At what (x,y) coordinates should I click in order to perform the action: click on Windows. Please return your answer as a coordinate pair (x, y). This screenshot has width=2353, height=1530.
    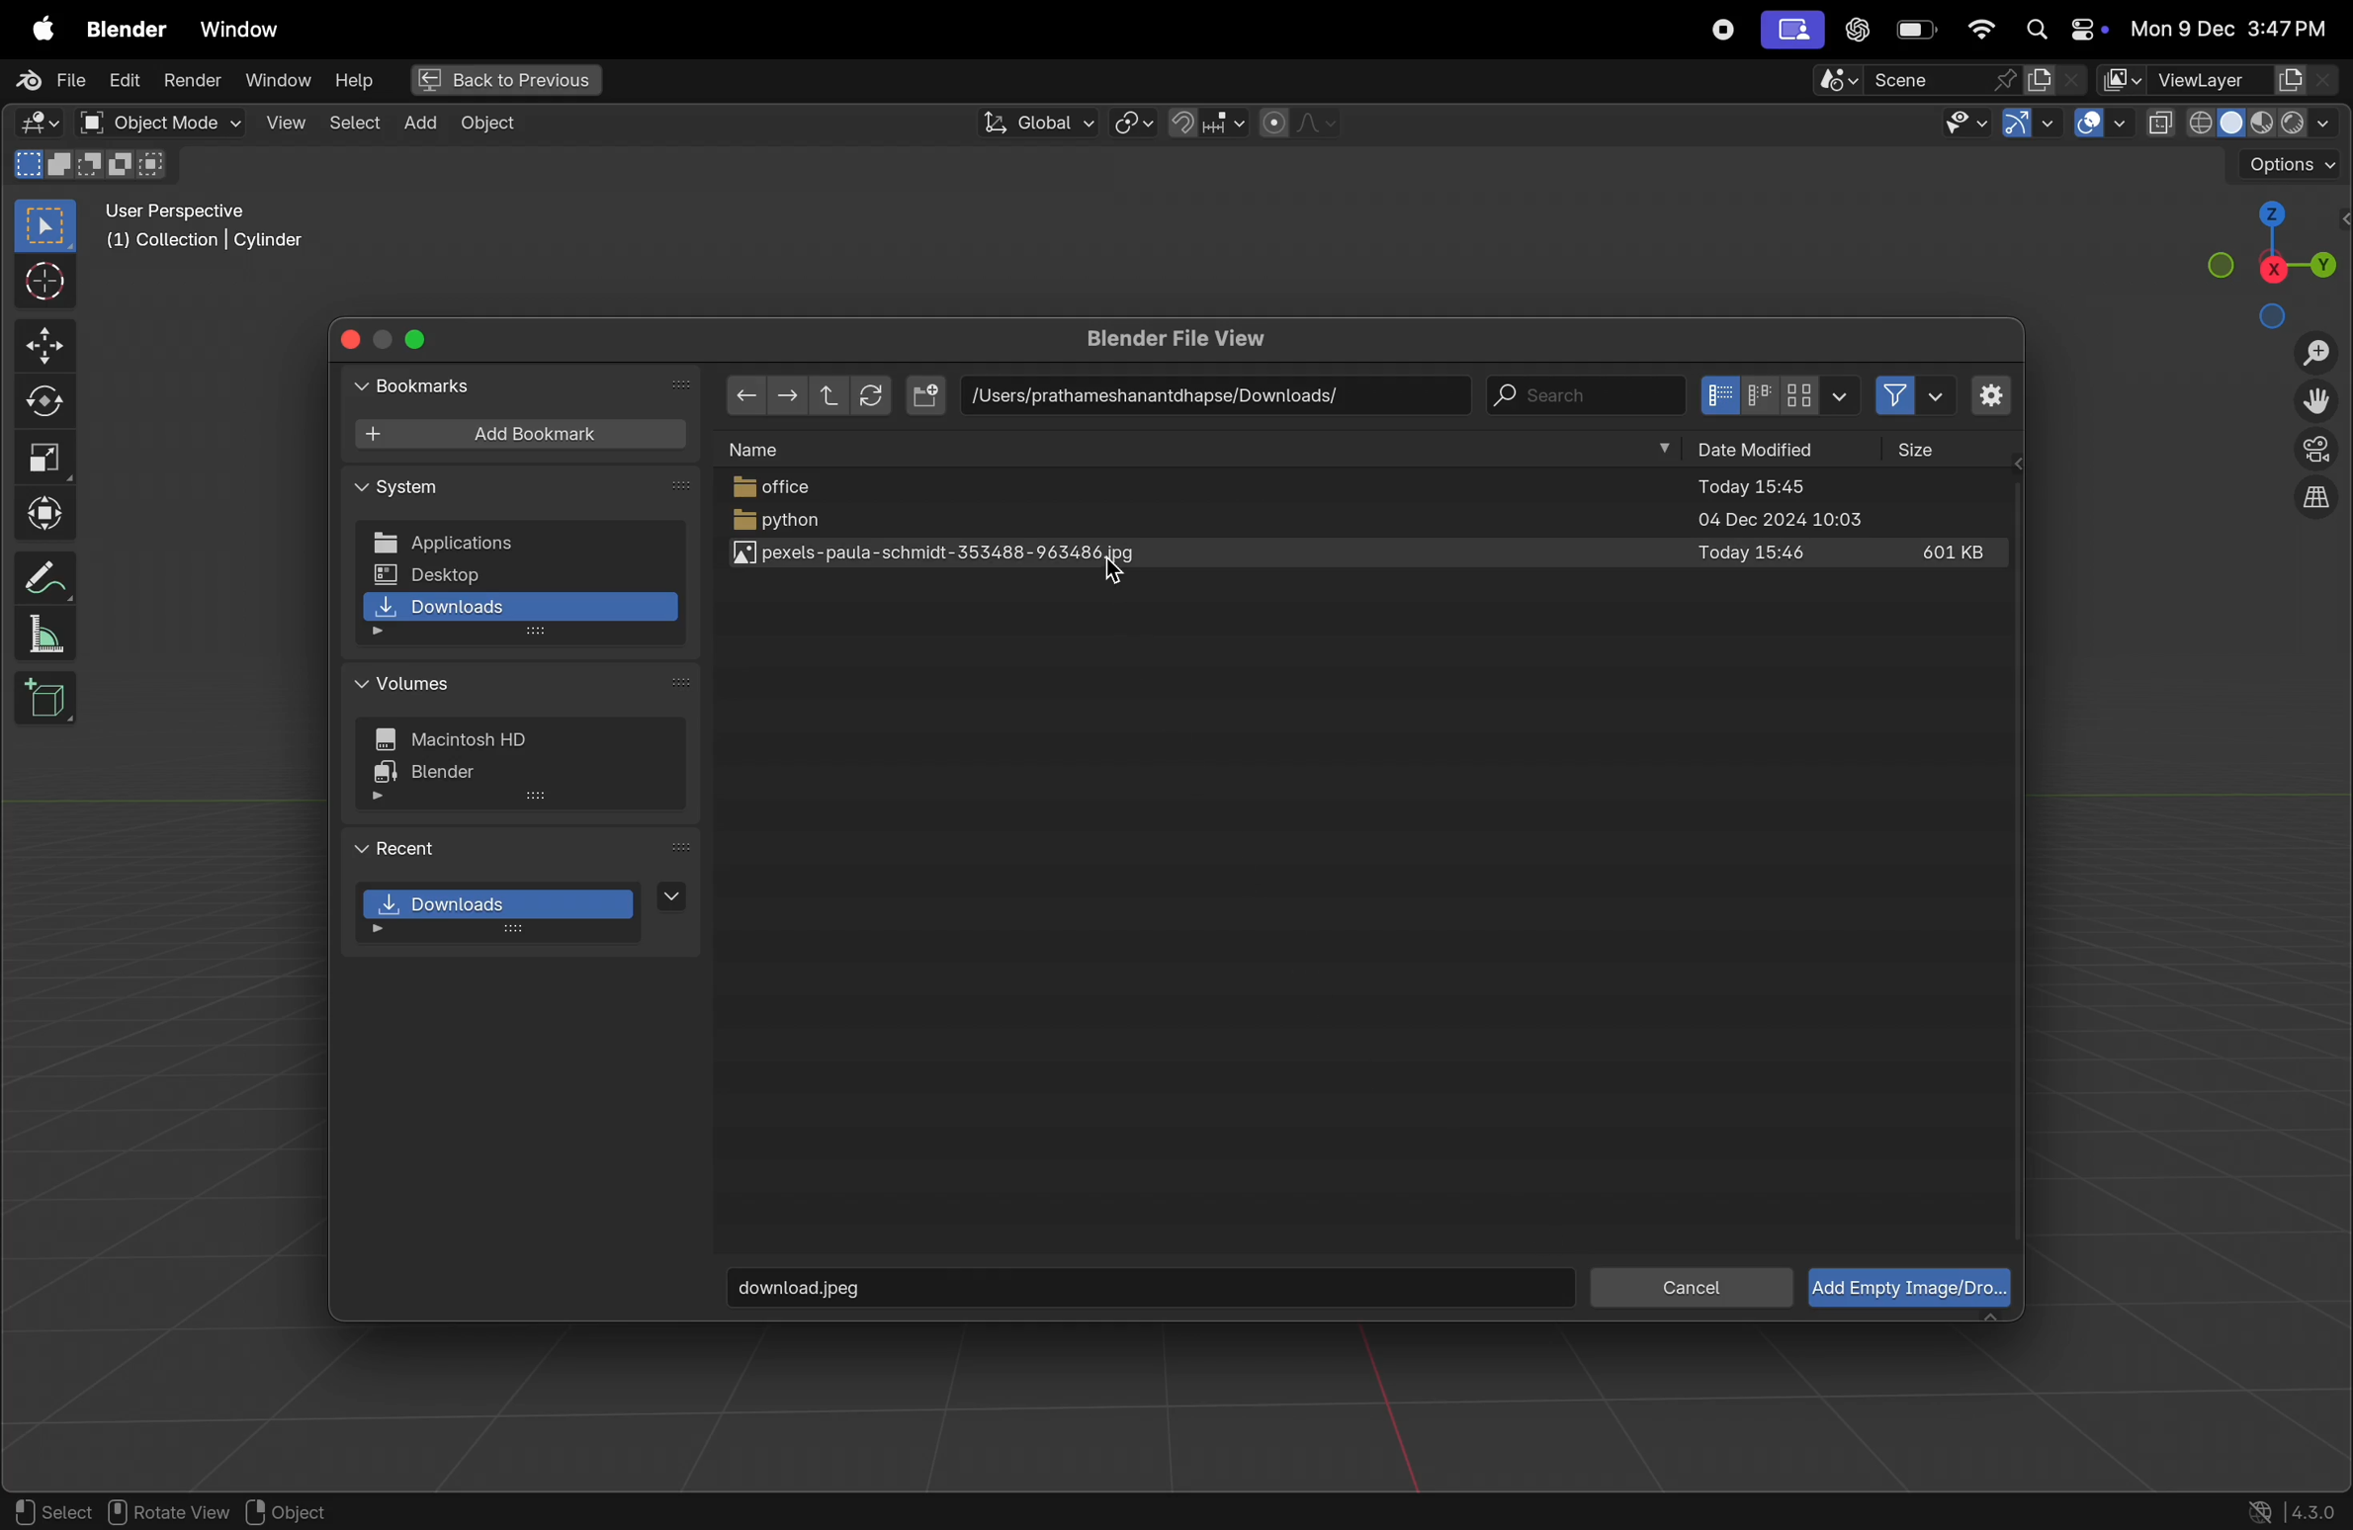
    Looking at the image, I should click on (240, 25).